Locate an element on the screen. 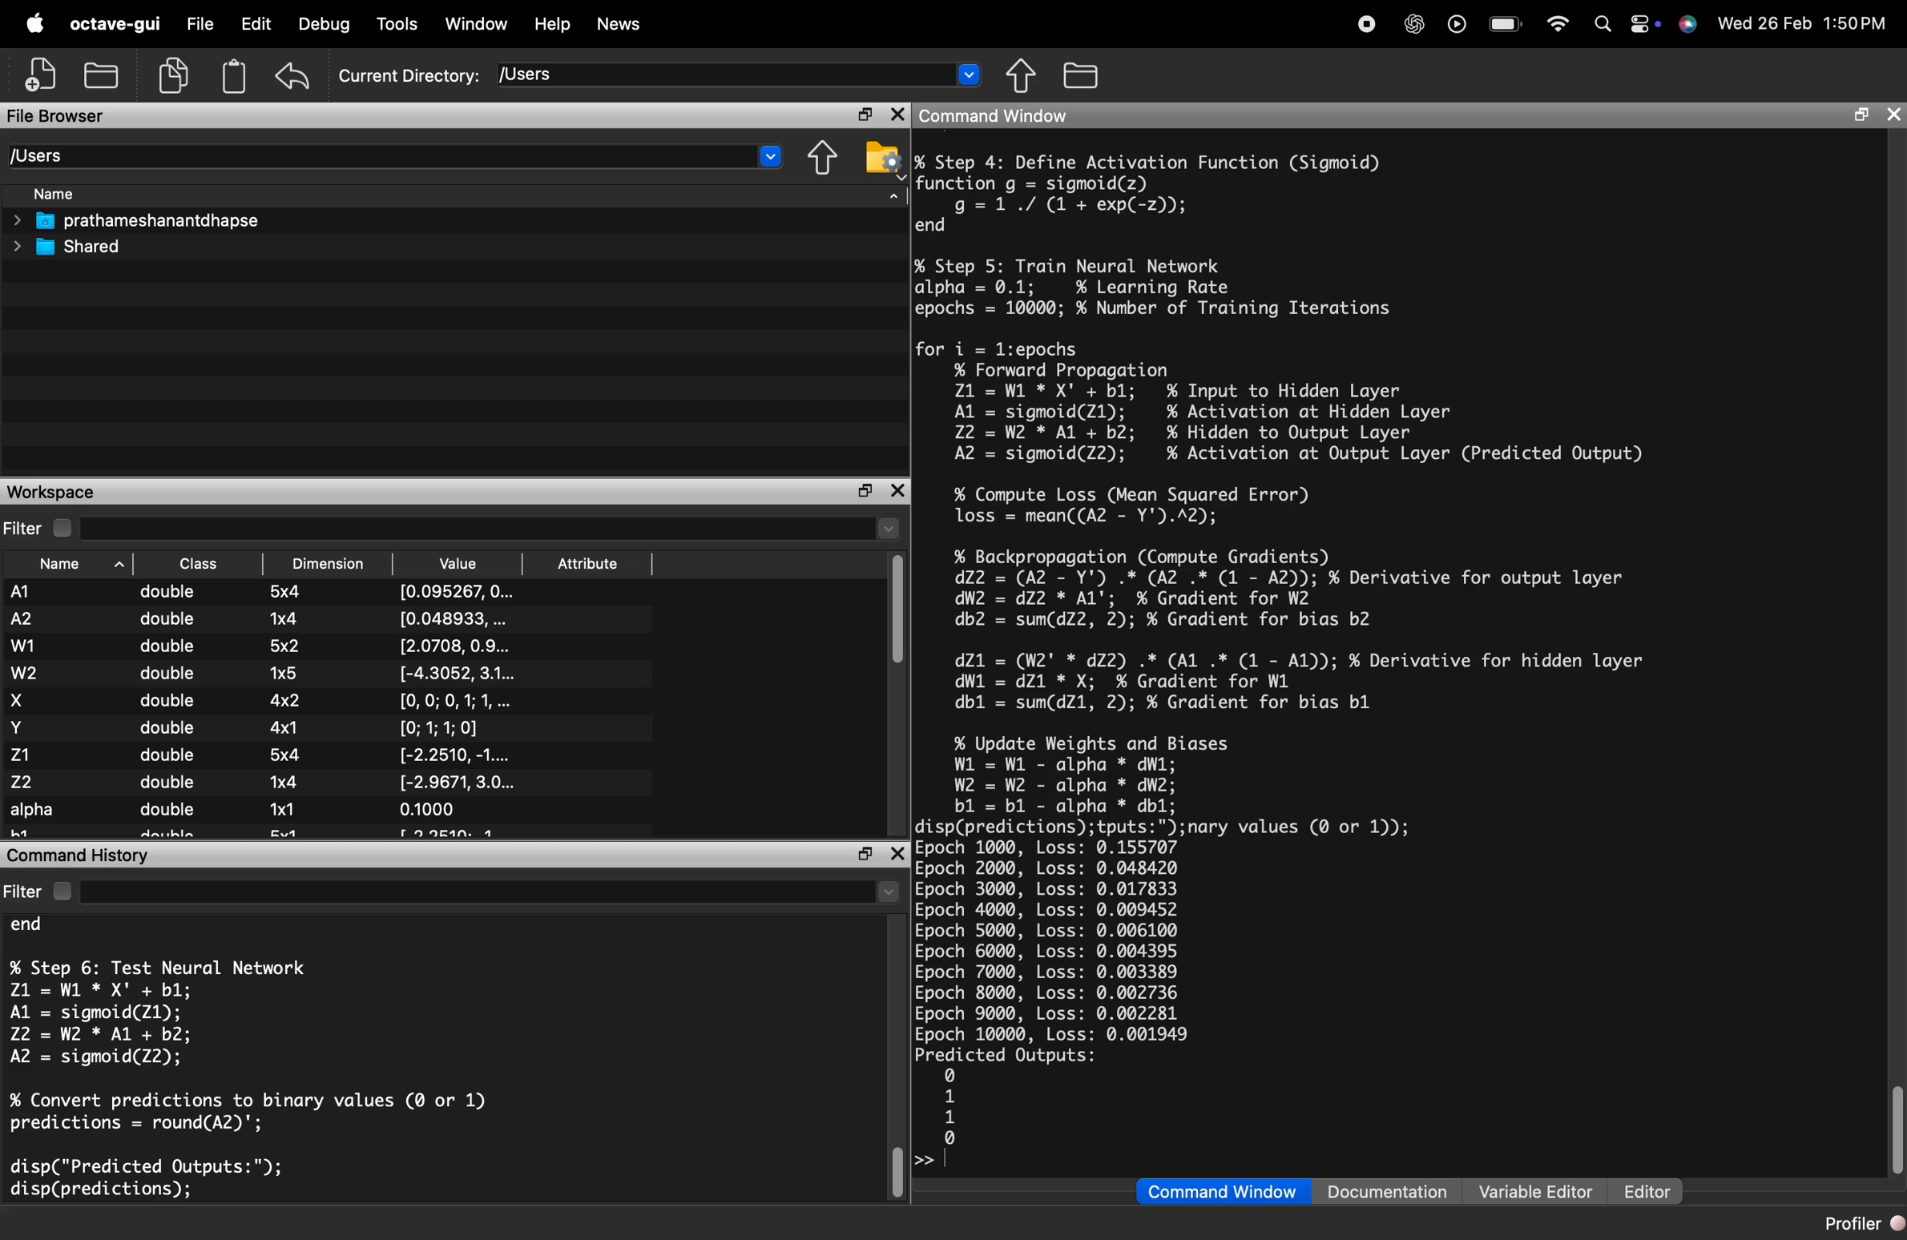 The width and height of the screenshot is (1907, 1240). [-2.2510, -1.... is located at coordinates (458, 754).